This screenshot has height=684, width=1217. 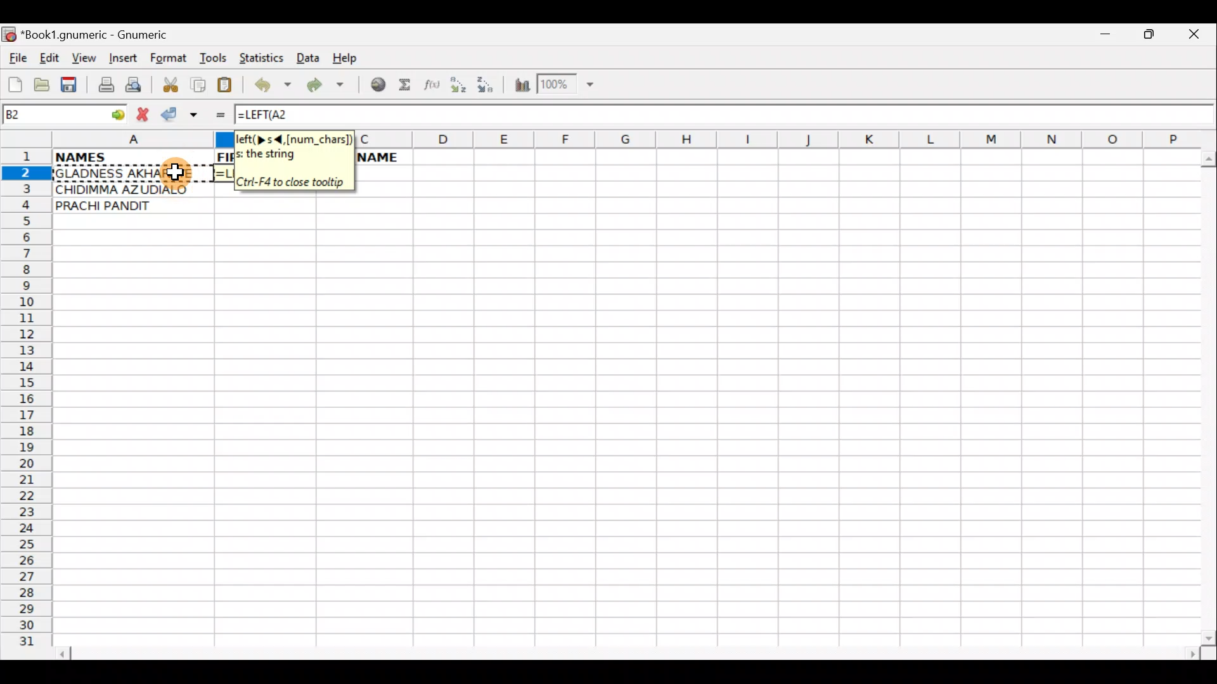 I want to click on Scroll bar, so click(x=630, y=652).